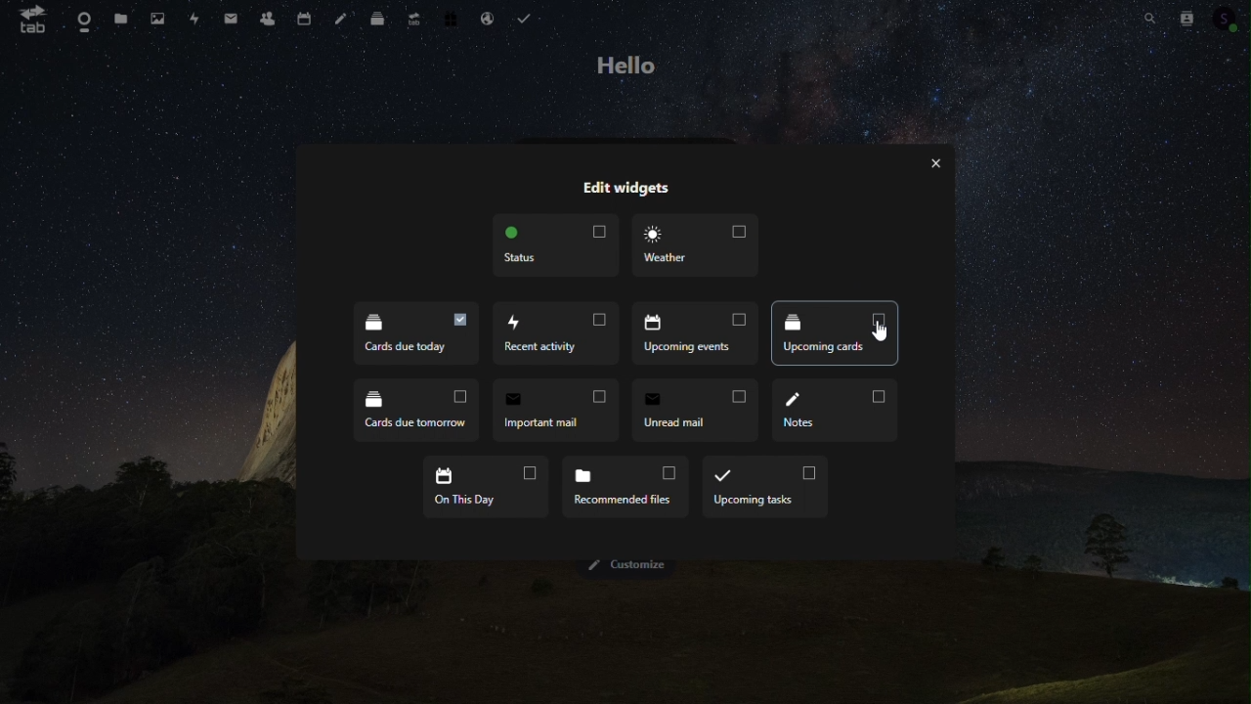 This screenshot has width=1251, height=704. What do you see at coordinates (1144, 20) in the screenshot?
I see `Search` at bounding box center [1144, 20].